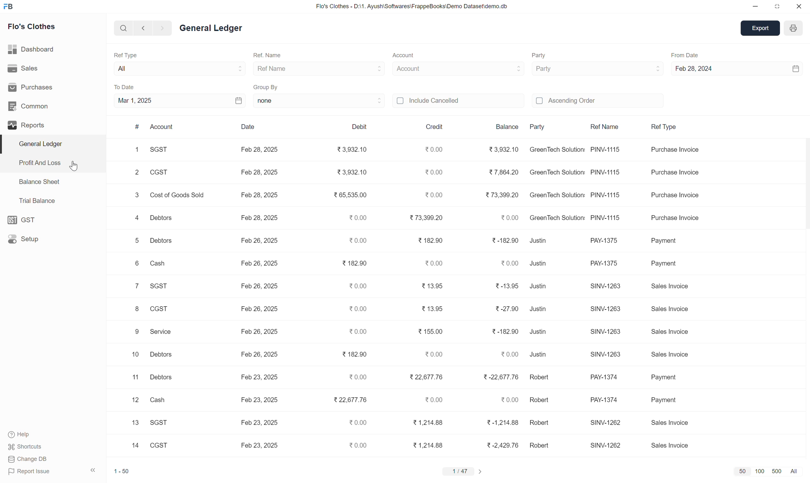 Image resolution: width=810 pixels, height=483 pixels. Describe the element at coordinates (34, 201) in the screenshot. I see `Trial Balance` at that location.